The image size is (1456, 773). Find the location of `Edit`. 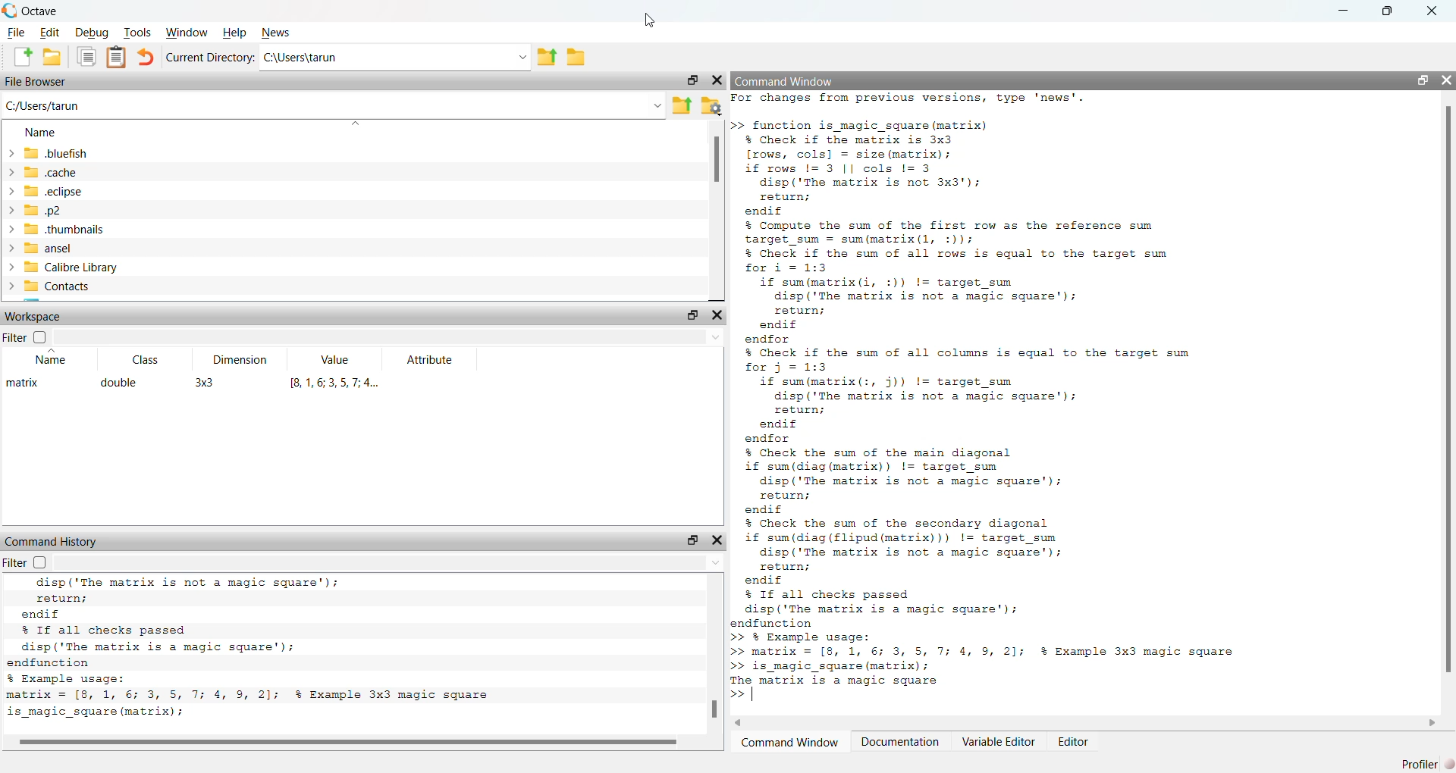

Edit is located at coordinates (52, 33).